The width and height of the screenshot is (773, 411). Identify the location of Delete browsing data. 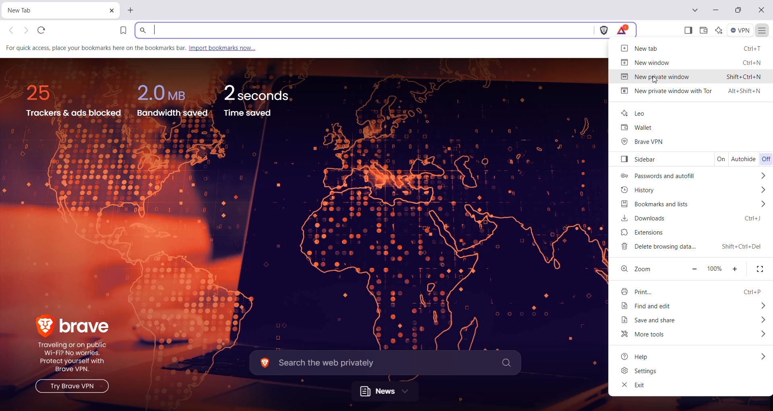
(690, 247).